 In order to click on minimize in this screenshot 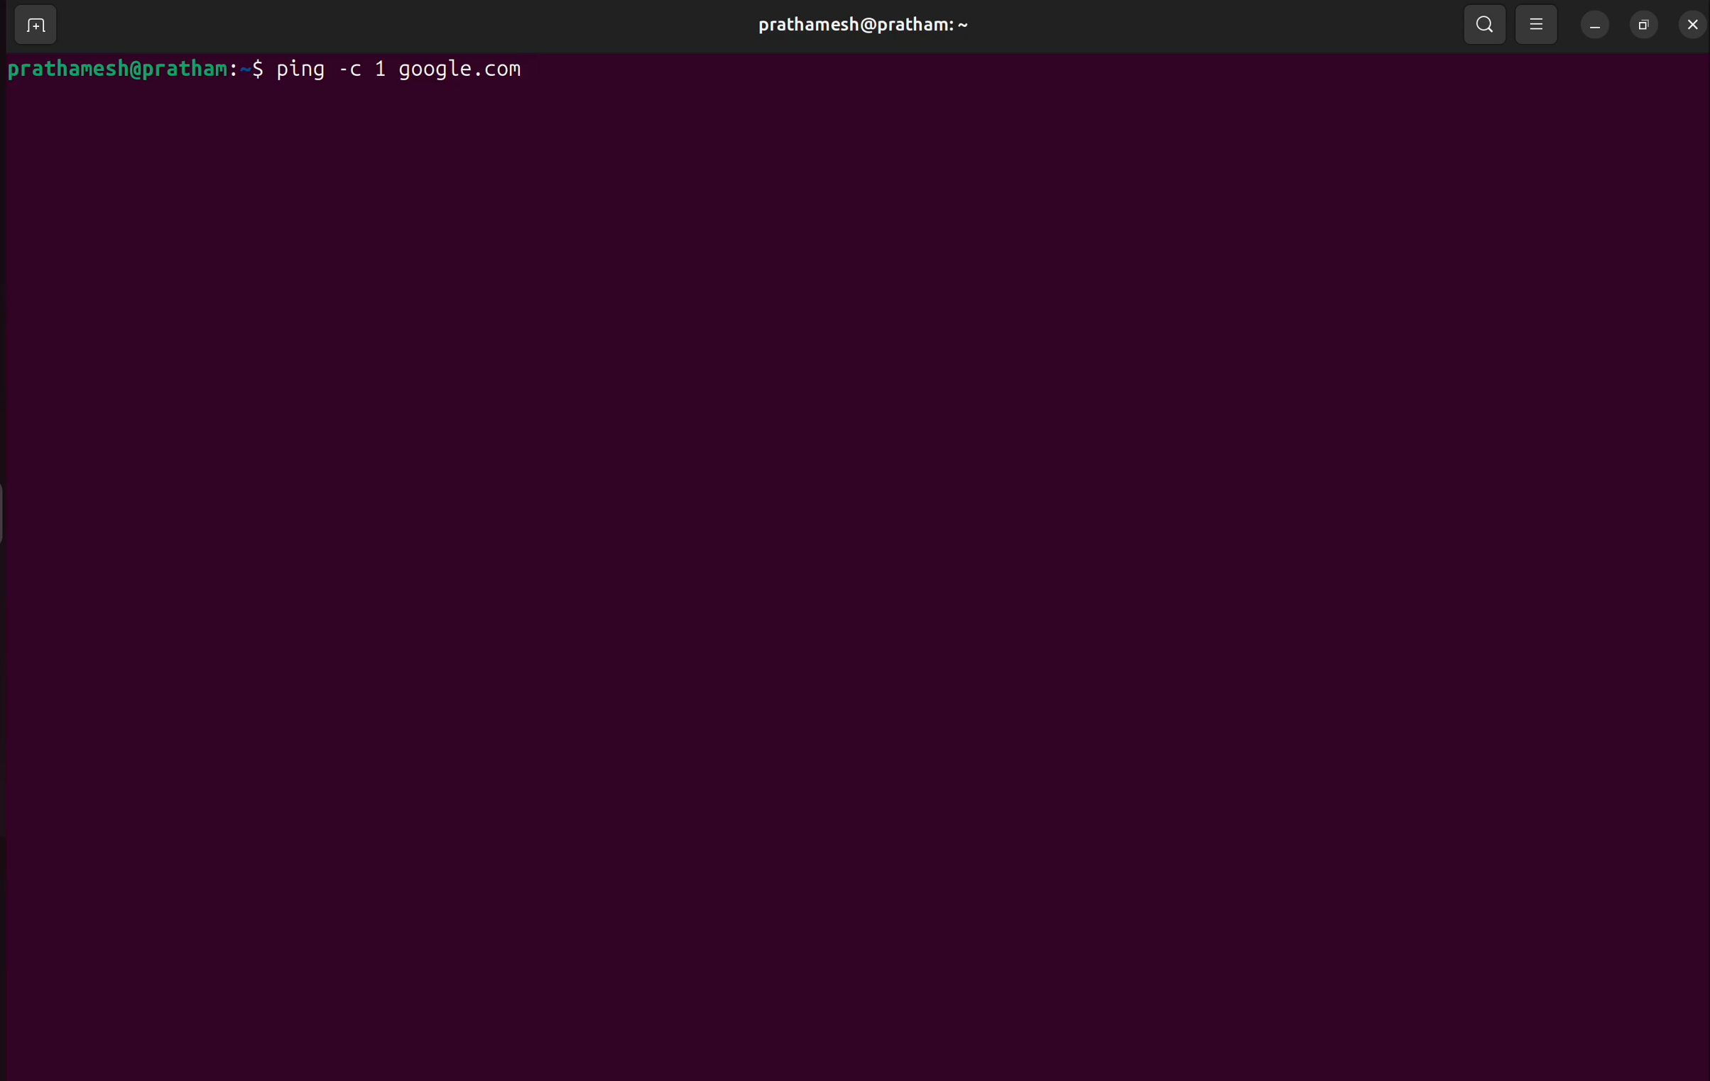, I will do `click(1598, 23)`.